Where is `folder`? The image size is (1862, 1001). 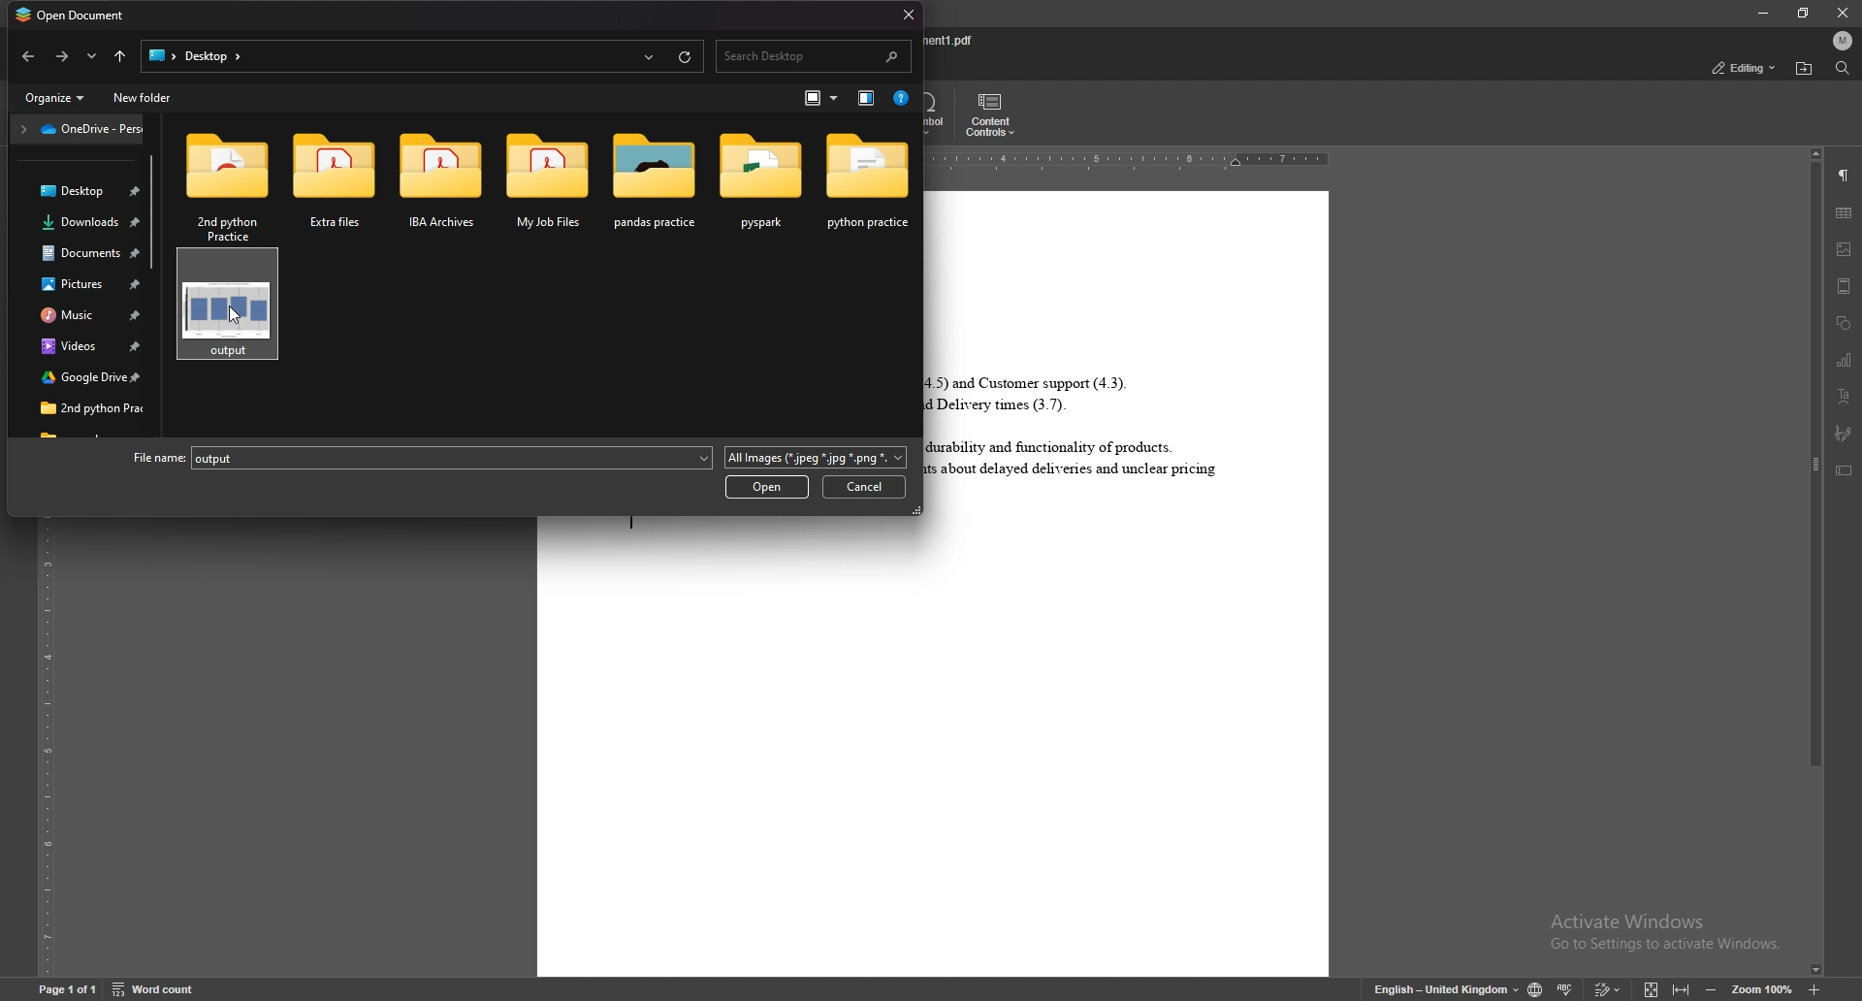 folder is located at coordinates (76, 192).